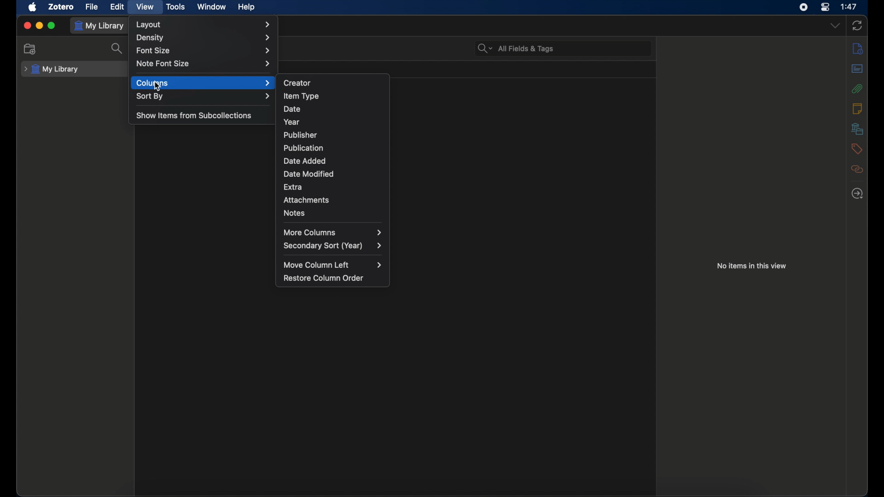  Describe the element at coordinates (310, 173) in the screenshot. I see `date modified` at that location.